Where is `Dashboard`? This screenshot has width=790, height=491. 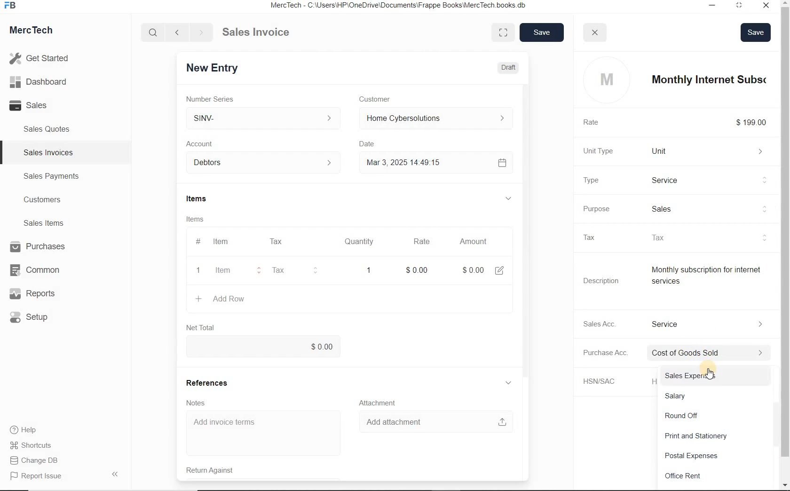 Dashboard is located at coordinates (43, 82).